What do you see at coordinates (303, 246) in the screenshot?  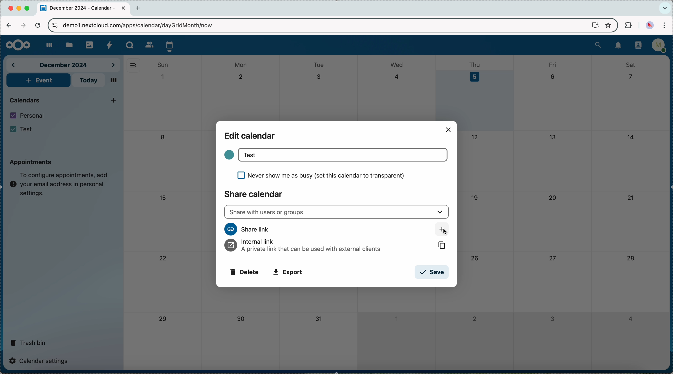 I see `internal link` at bounding box center [303, 246].